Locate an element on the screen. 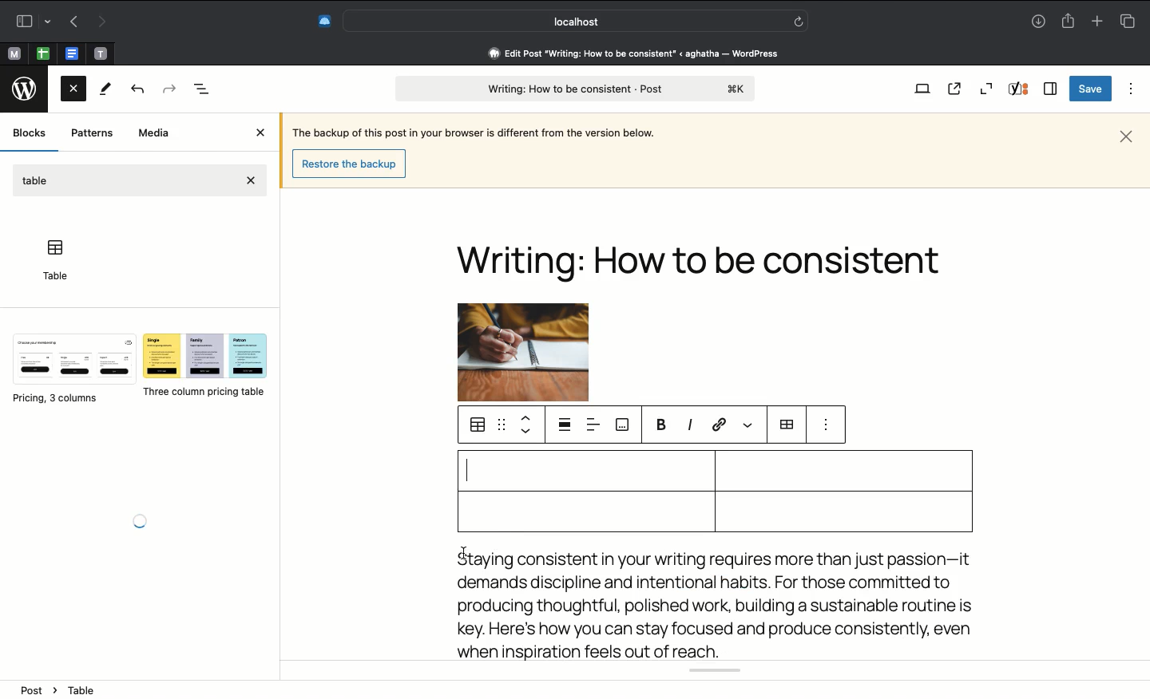 The image size is (1150, 699). comment is located at coordinates (621, 425).